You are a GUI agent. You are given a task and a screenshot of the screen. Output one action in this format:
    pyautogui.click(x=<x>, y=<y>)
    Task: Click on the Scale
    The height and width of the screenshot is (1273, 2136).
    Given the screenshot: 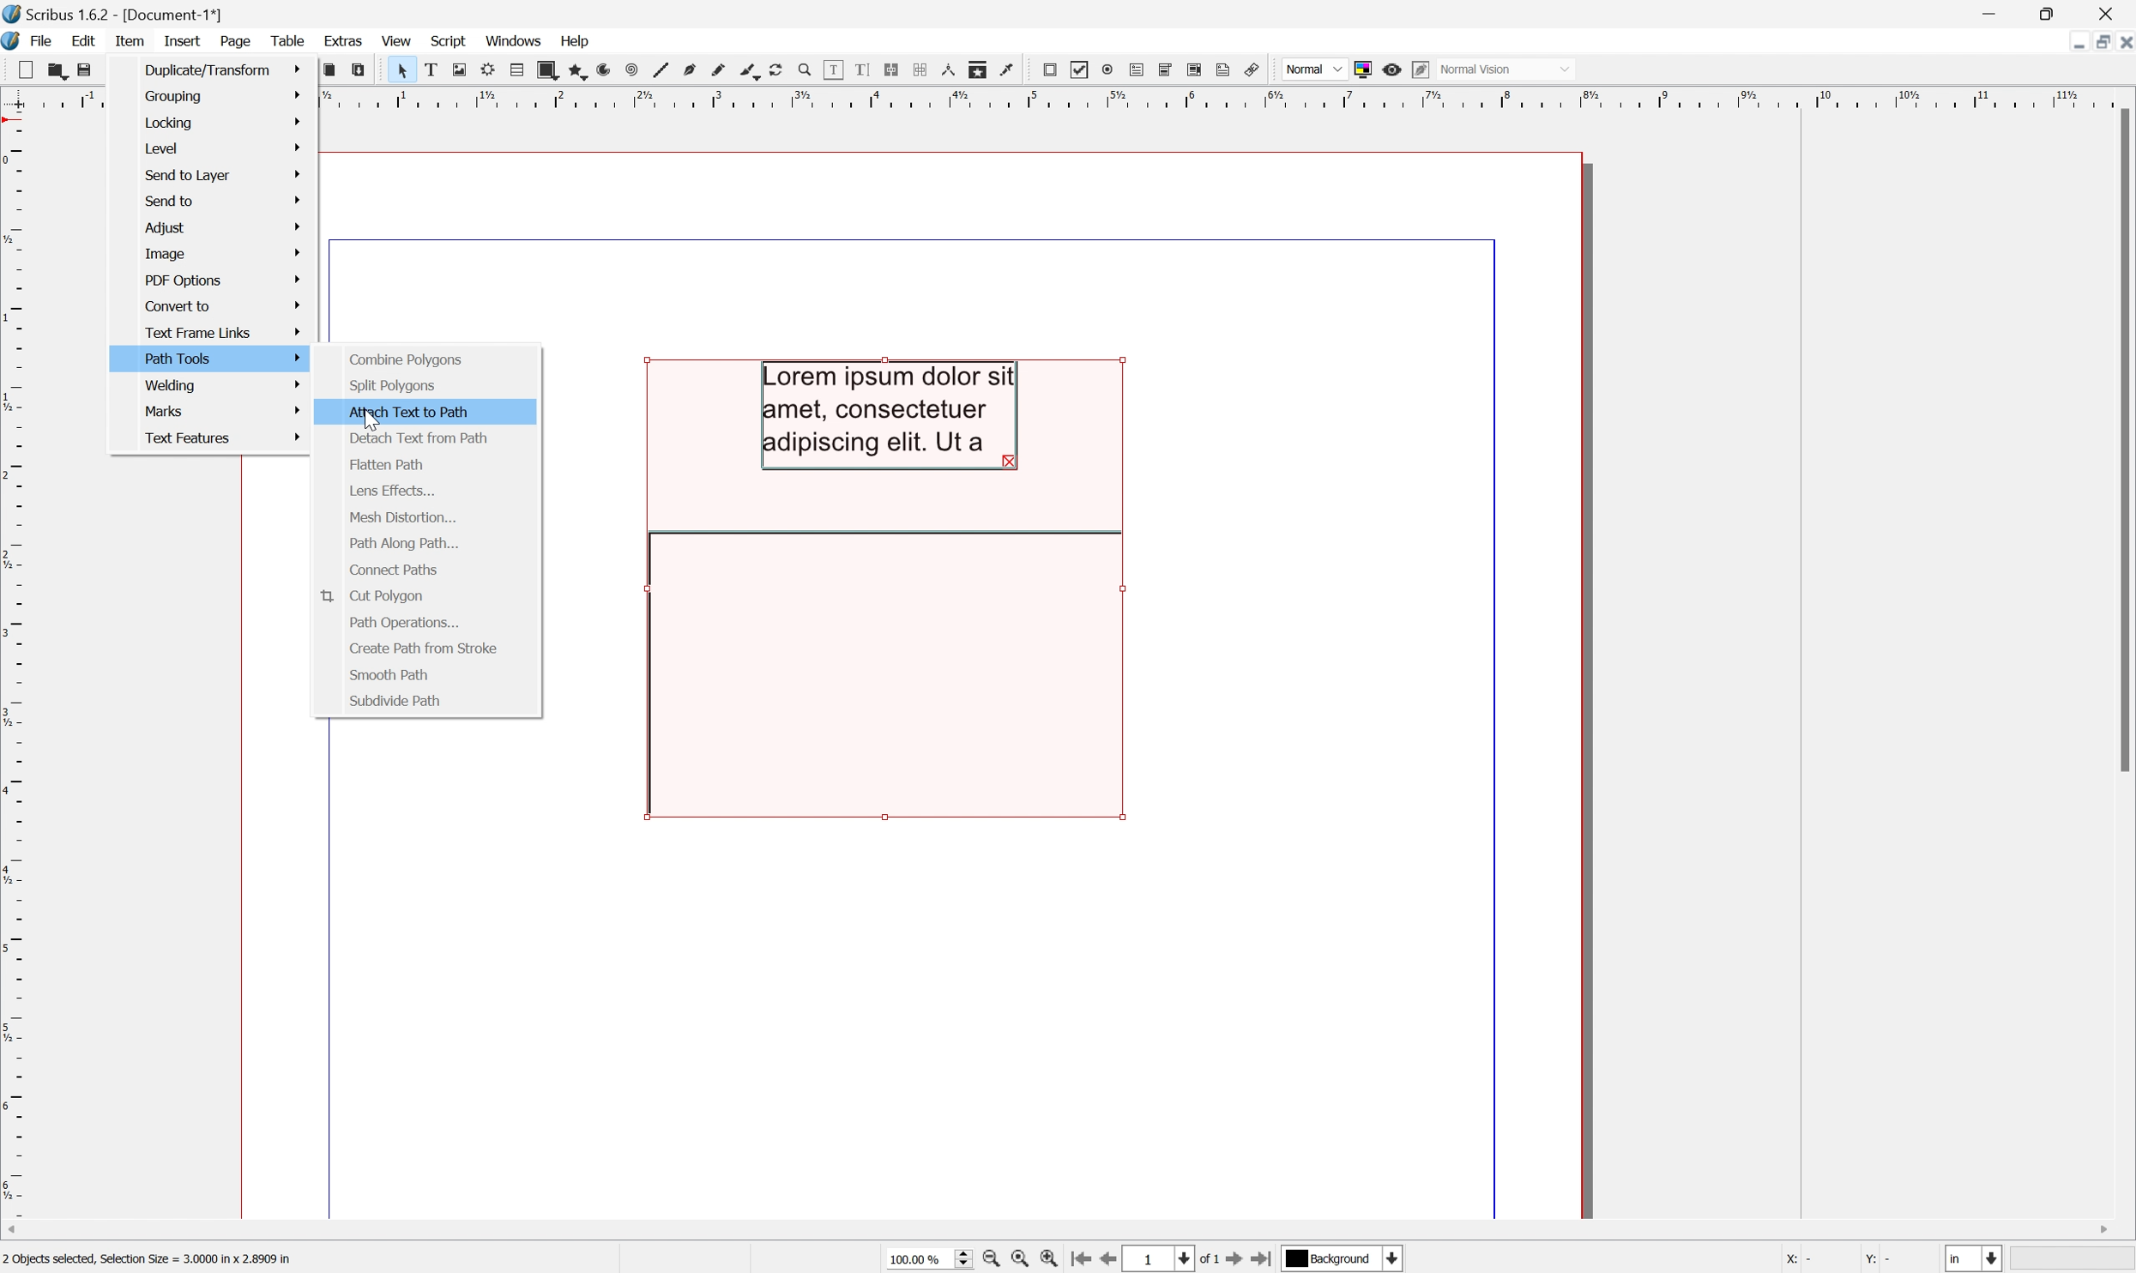 What is the action you would take?
    pyautogui.click(x=1228, y=97)
    